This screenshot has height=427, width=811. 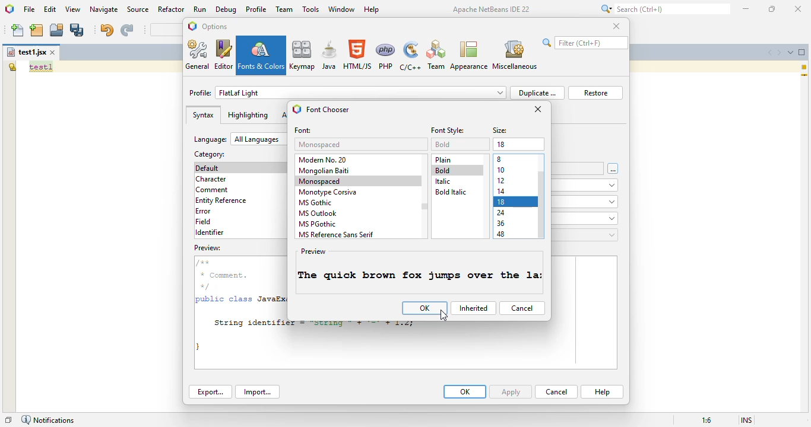 What do you see at coordinates (12, 66) in the screenshot?
I see `the global variable "test1" is not declared.` at bounding box center [12, 66].